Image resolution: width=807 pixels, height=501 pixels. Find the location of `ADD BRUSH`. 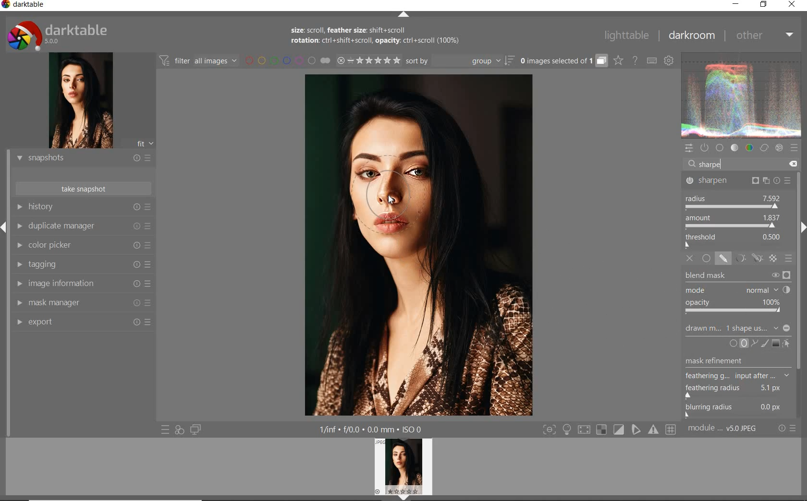

ADD BRUSH is located at coordinates (765, 344).